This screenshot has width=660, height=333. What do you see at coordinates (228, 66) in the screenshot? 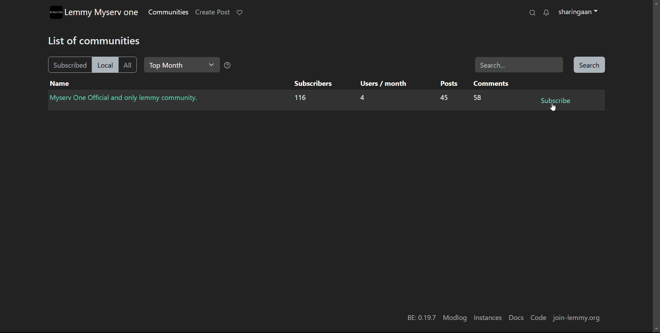
I see `help` at bounding box center [228, 66].